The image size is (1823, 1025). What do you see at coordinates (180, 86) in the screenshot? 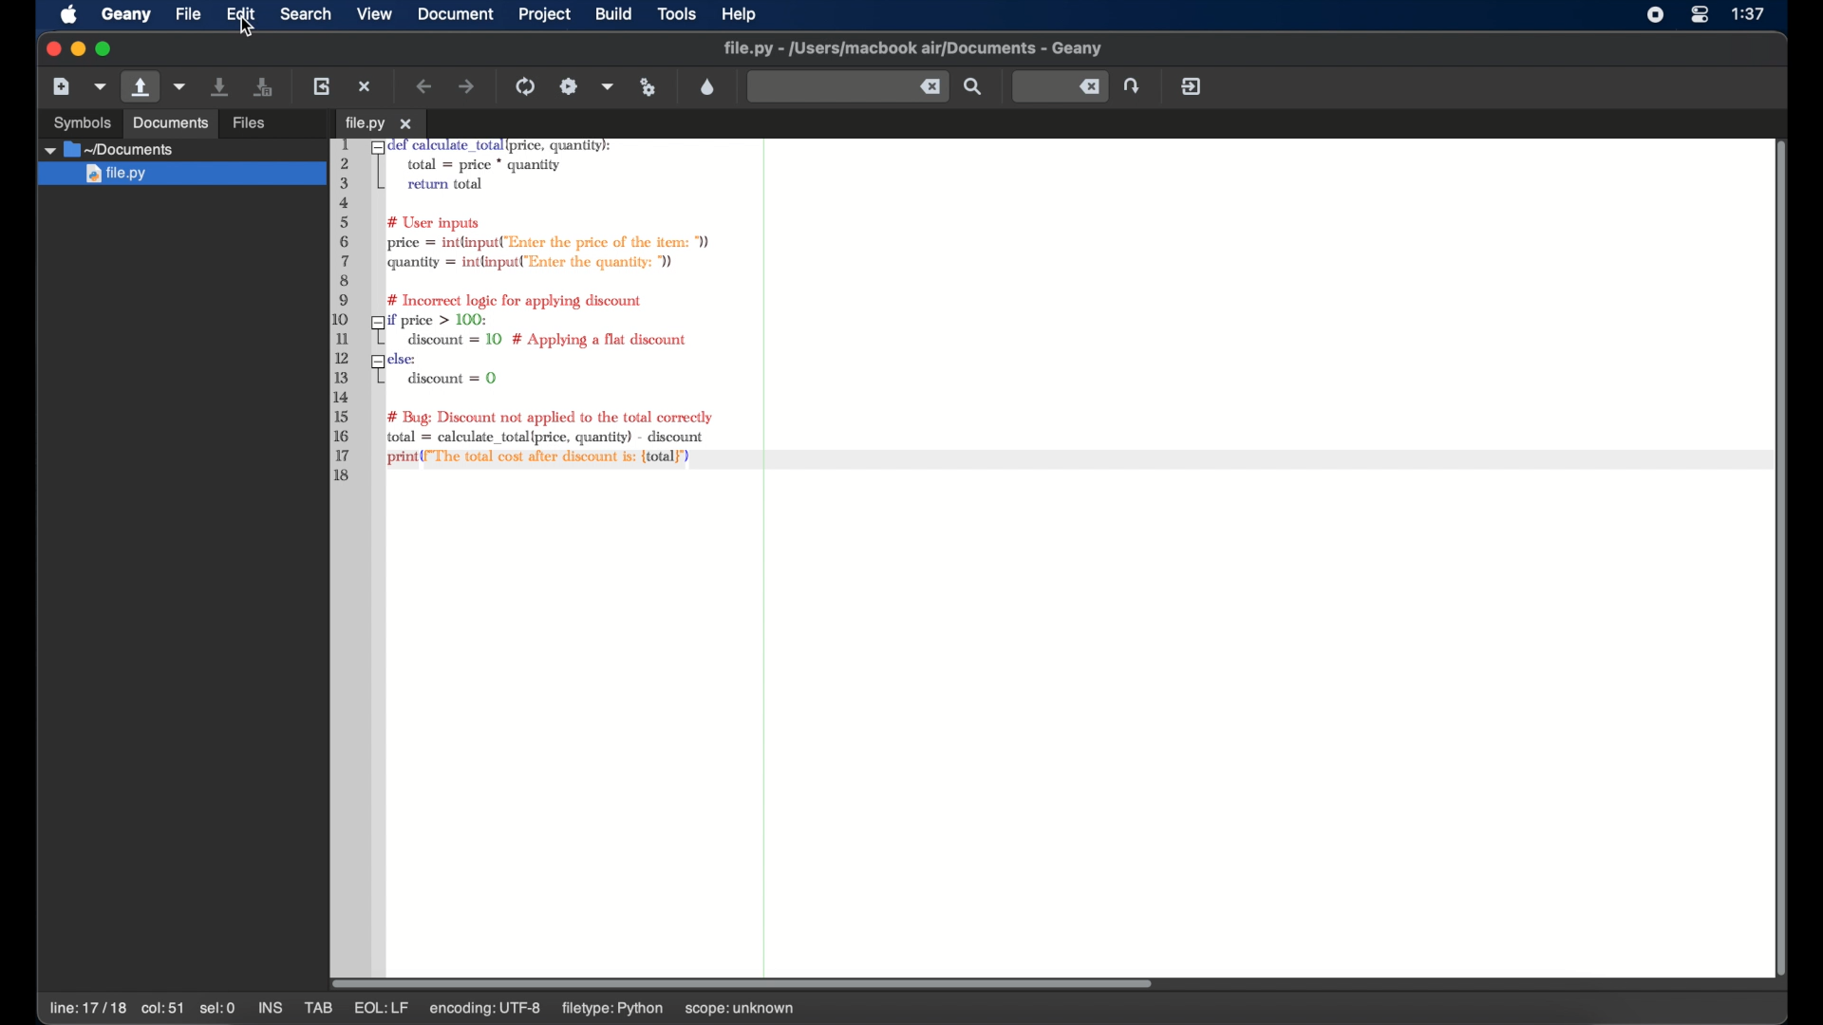
I see `open a recent file` at bounding box center [180, 86].